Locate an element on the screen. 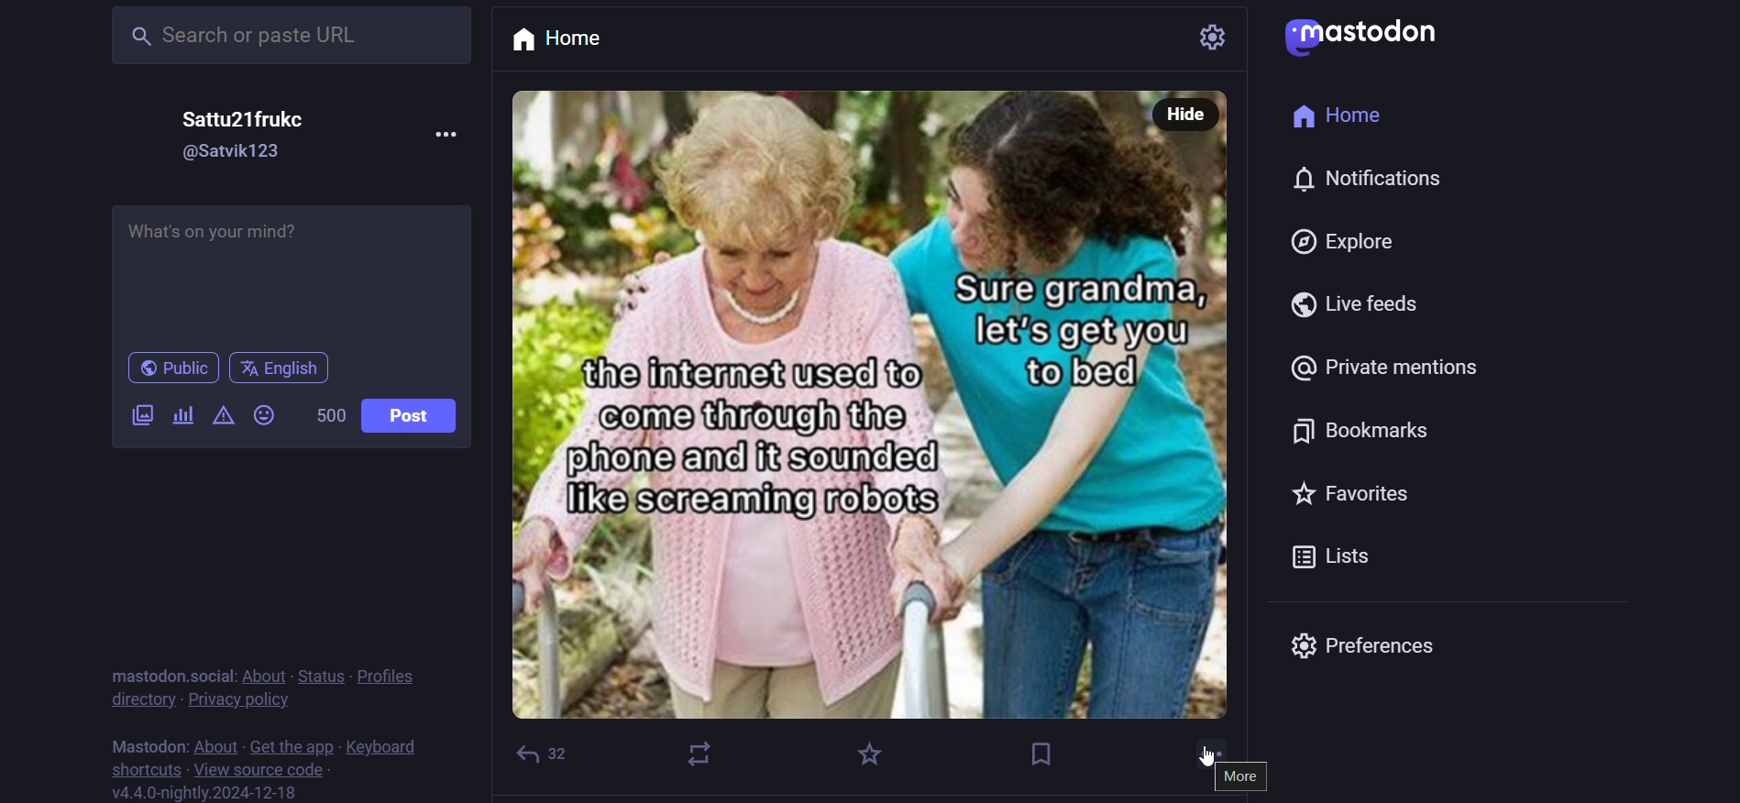 Image resolution: width=1740 pixels, height=803 pixels. shortcut is located at coordinates (140, 770).